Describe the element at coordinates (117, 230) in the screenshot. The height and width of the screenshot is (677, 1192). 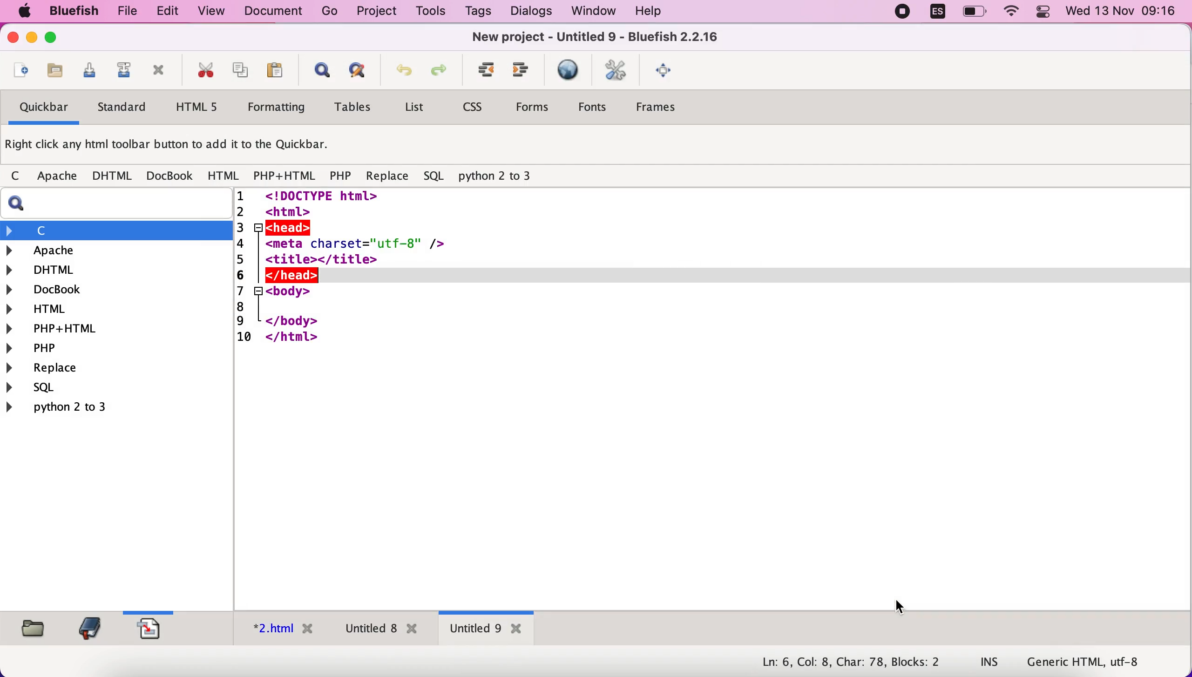
I see `c` at that location.